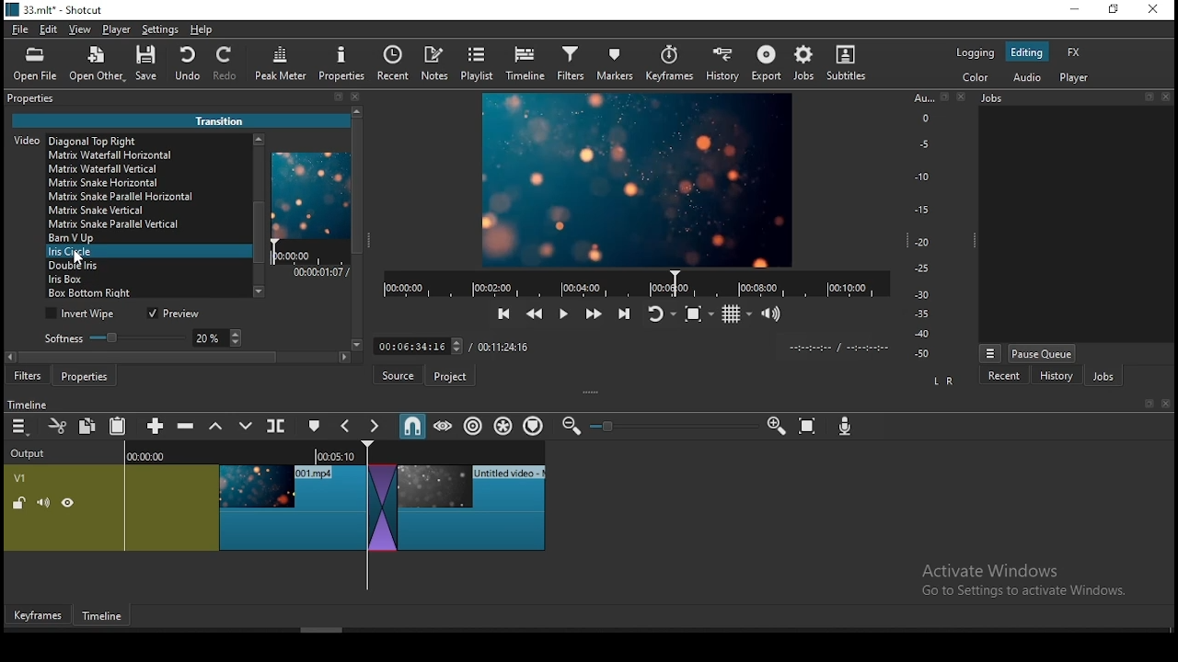 This screenshot has width=1178, height=662. What do you see at coordinates (140, 337) in the screenshot?
I see `softness` at bounding box center [140, 337].